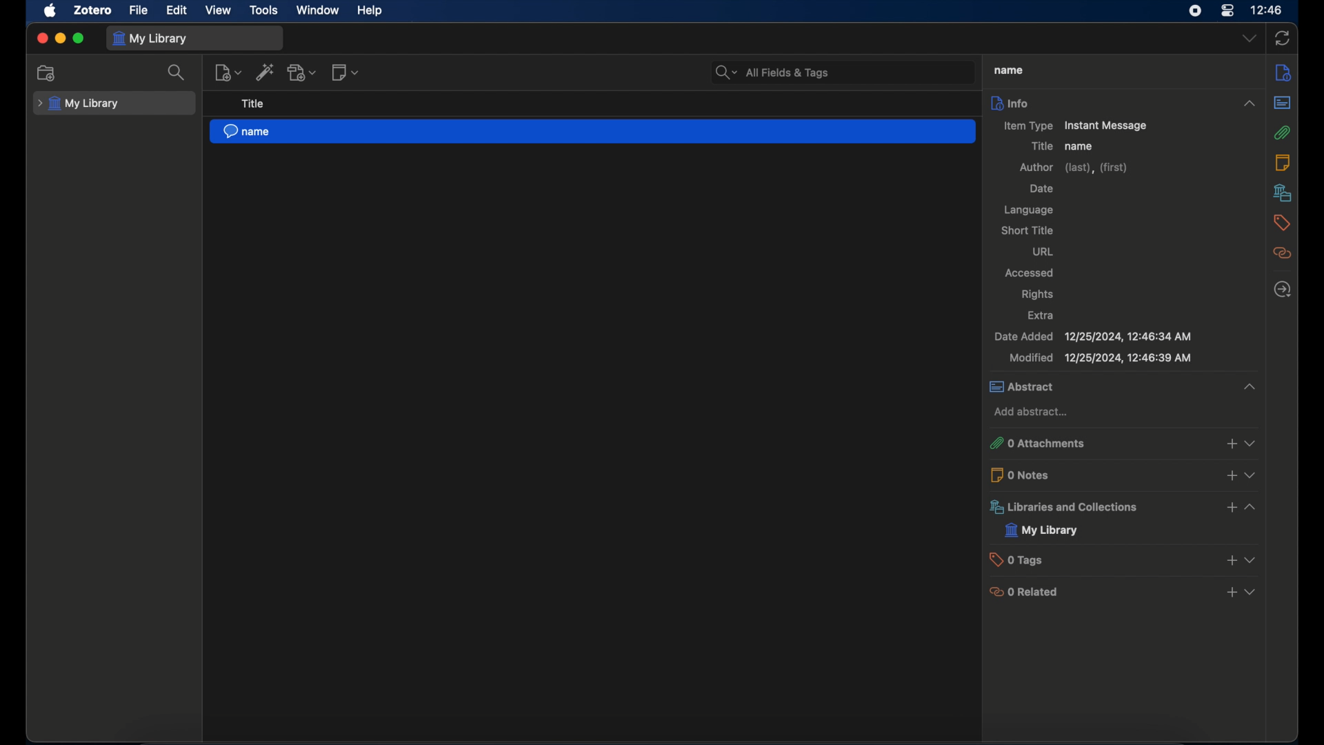 The image size is (1324, 745). I want to click on my library, so click(78, 103).